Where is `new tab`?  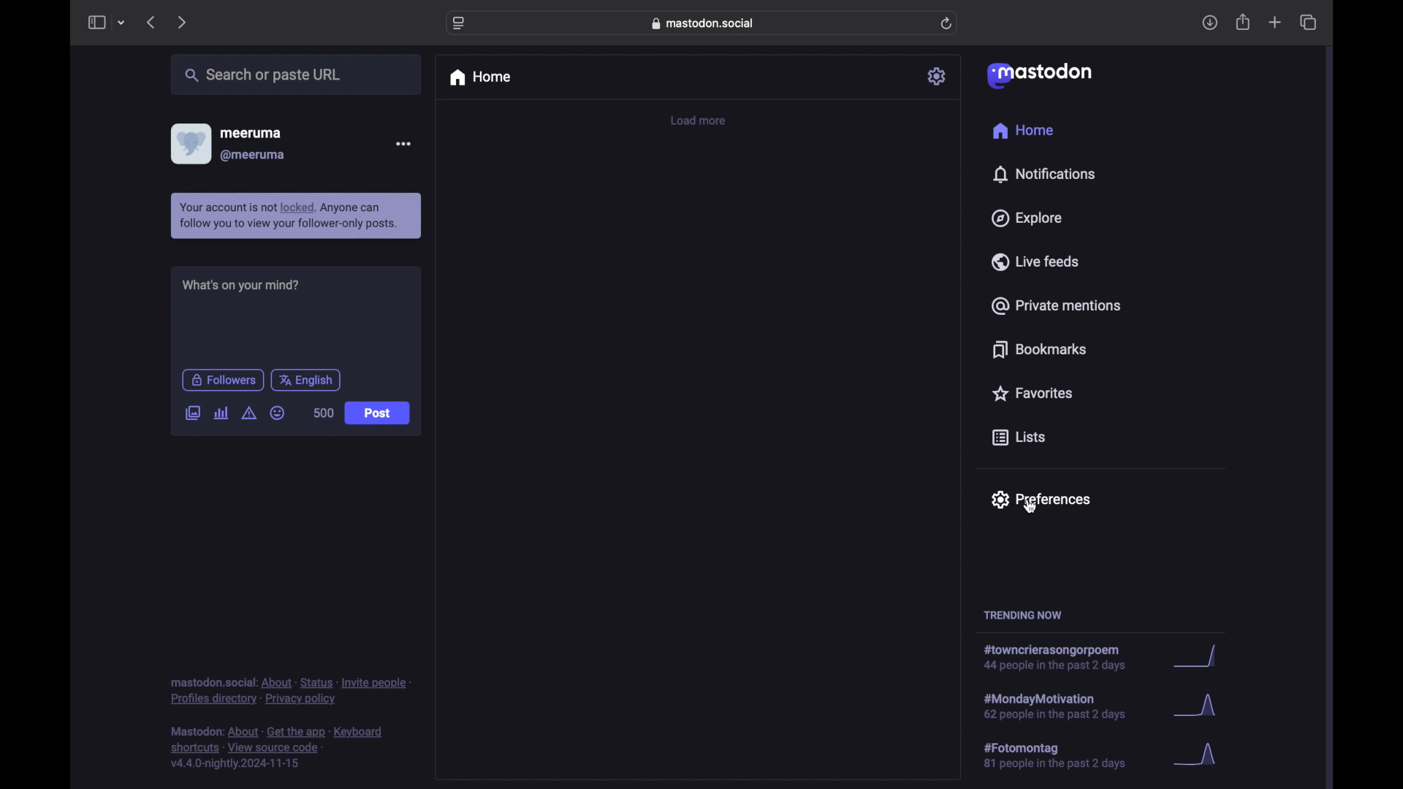 new tab is located at coordinates (1275, 23).